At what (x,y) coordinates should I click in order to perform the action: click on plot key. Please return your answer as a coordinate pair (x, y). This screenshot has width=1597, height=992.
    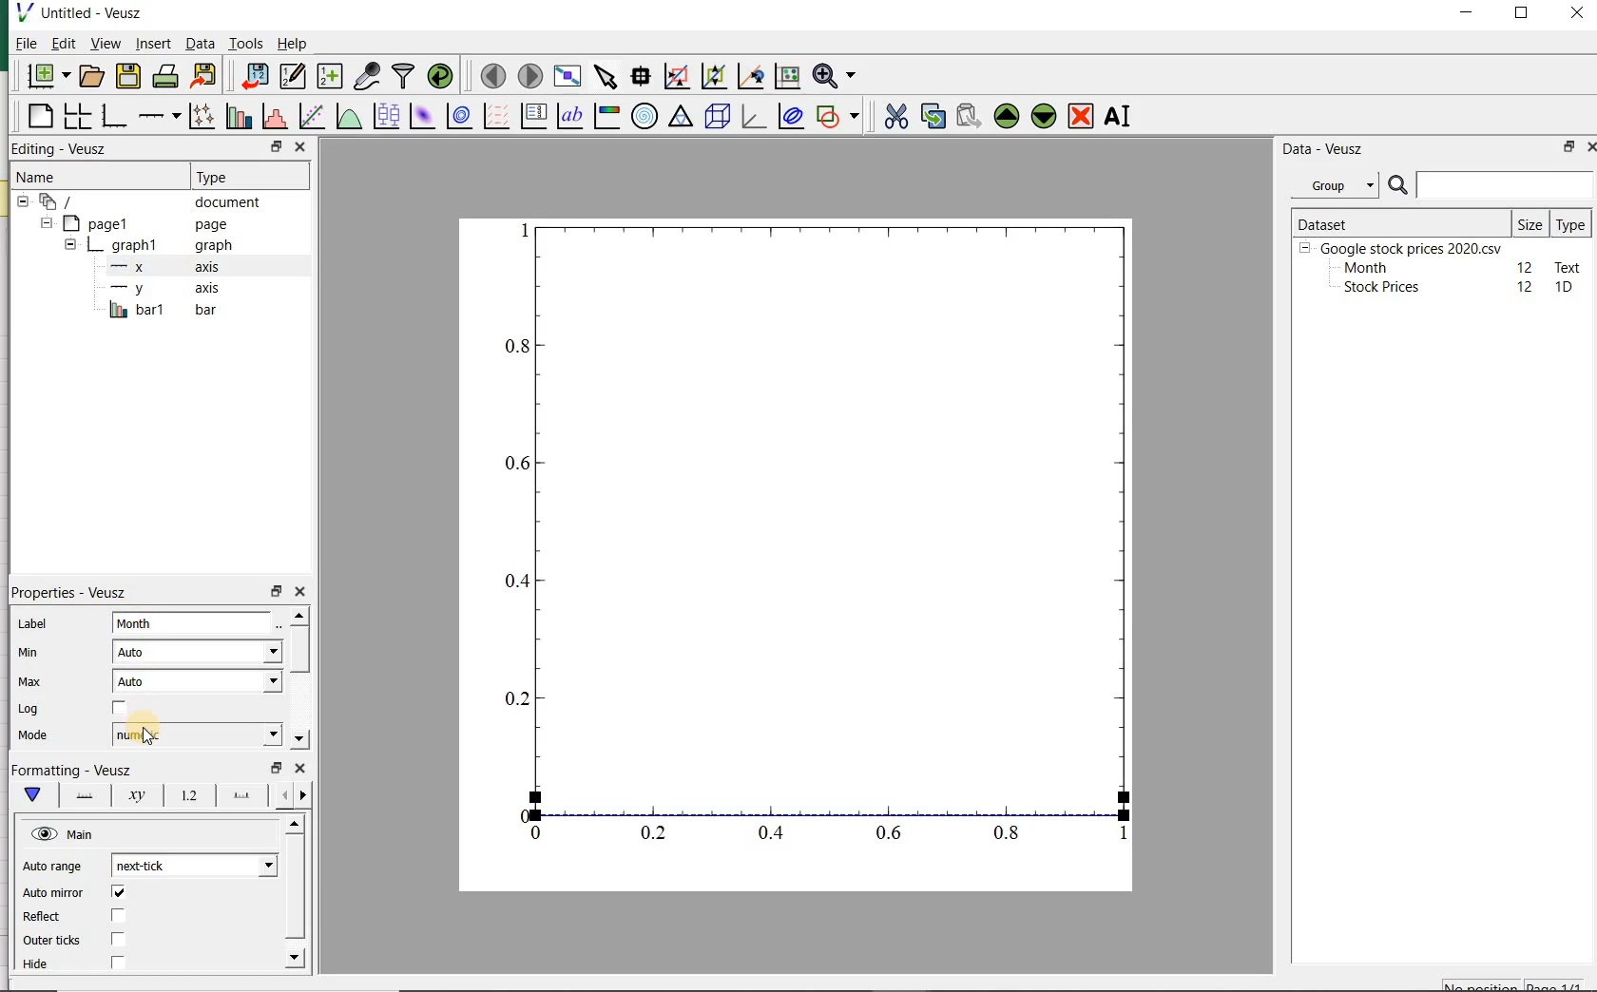
    Looking at the image, I should click on (533, 118).